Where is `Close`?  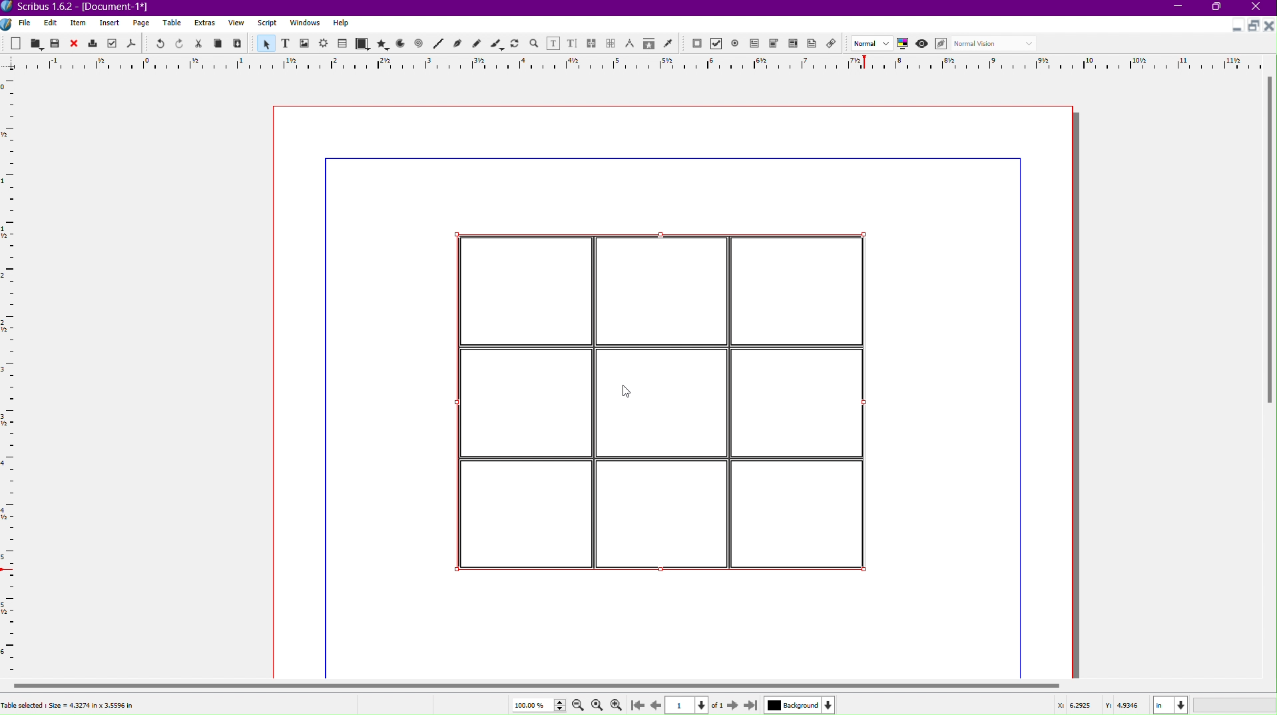
Close is located at coordinates (1269, 26).